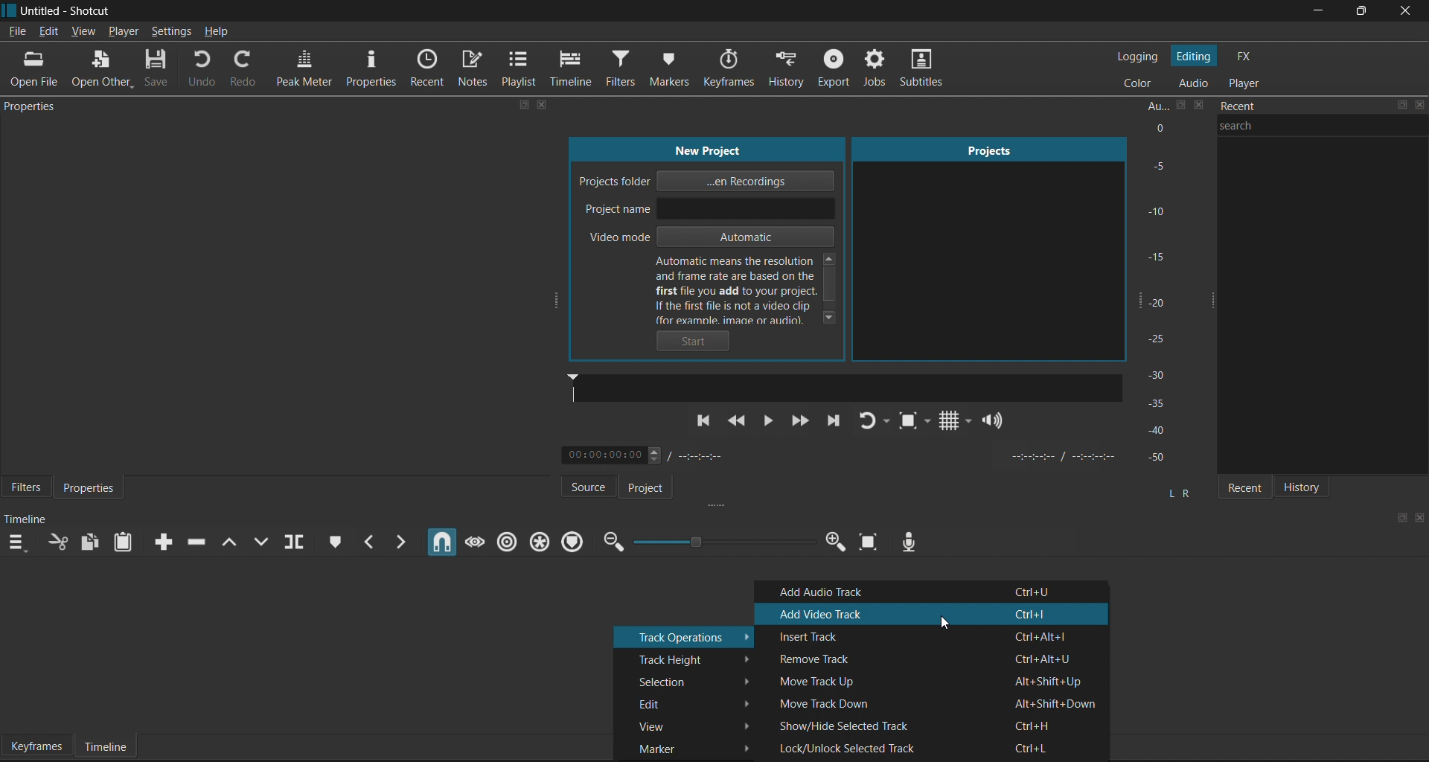 This screenshot has height=762, width=1429. Describe the element at coordinates (709, 210) in the screenshot. I see `Project name` at that location.